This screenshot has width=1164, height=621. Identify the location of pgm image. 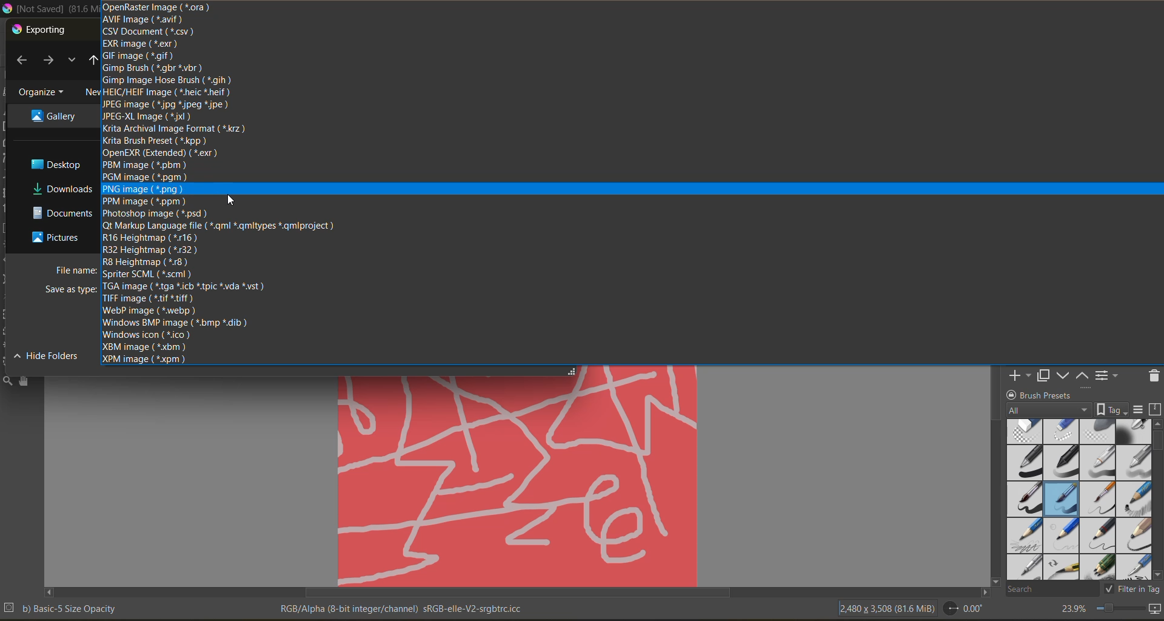
(146, 178).